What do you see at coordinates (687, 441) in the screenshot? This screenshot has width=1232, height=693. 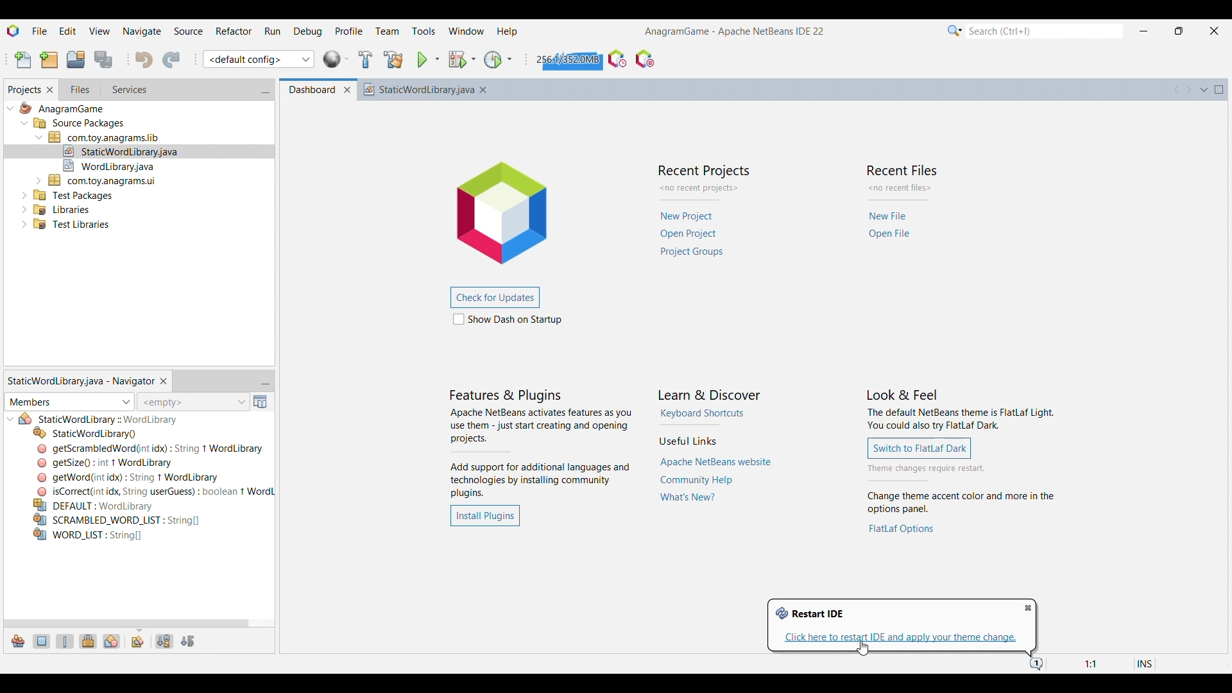 I see `Useful Links` at bounding box center [687, 441].